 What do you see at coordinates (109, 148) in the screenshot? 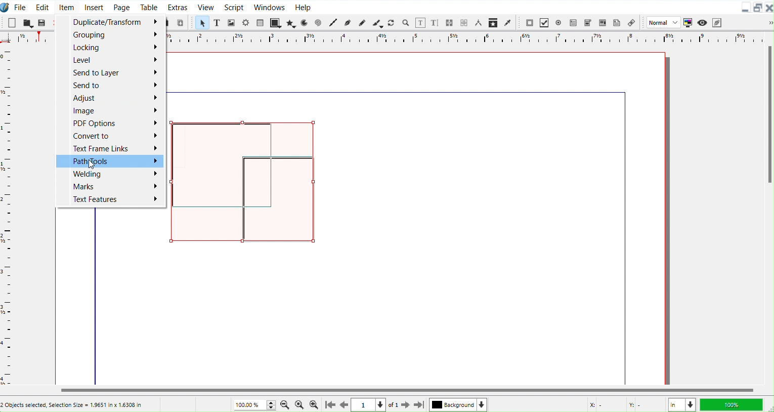
I see `Text Frame Links` at bounding box center [109, 148].